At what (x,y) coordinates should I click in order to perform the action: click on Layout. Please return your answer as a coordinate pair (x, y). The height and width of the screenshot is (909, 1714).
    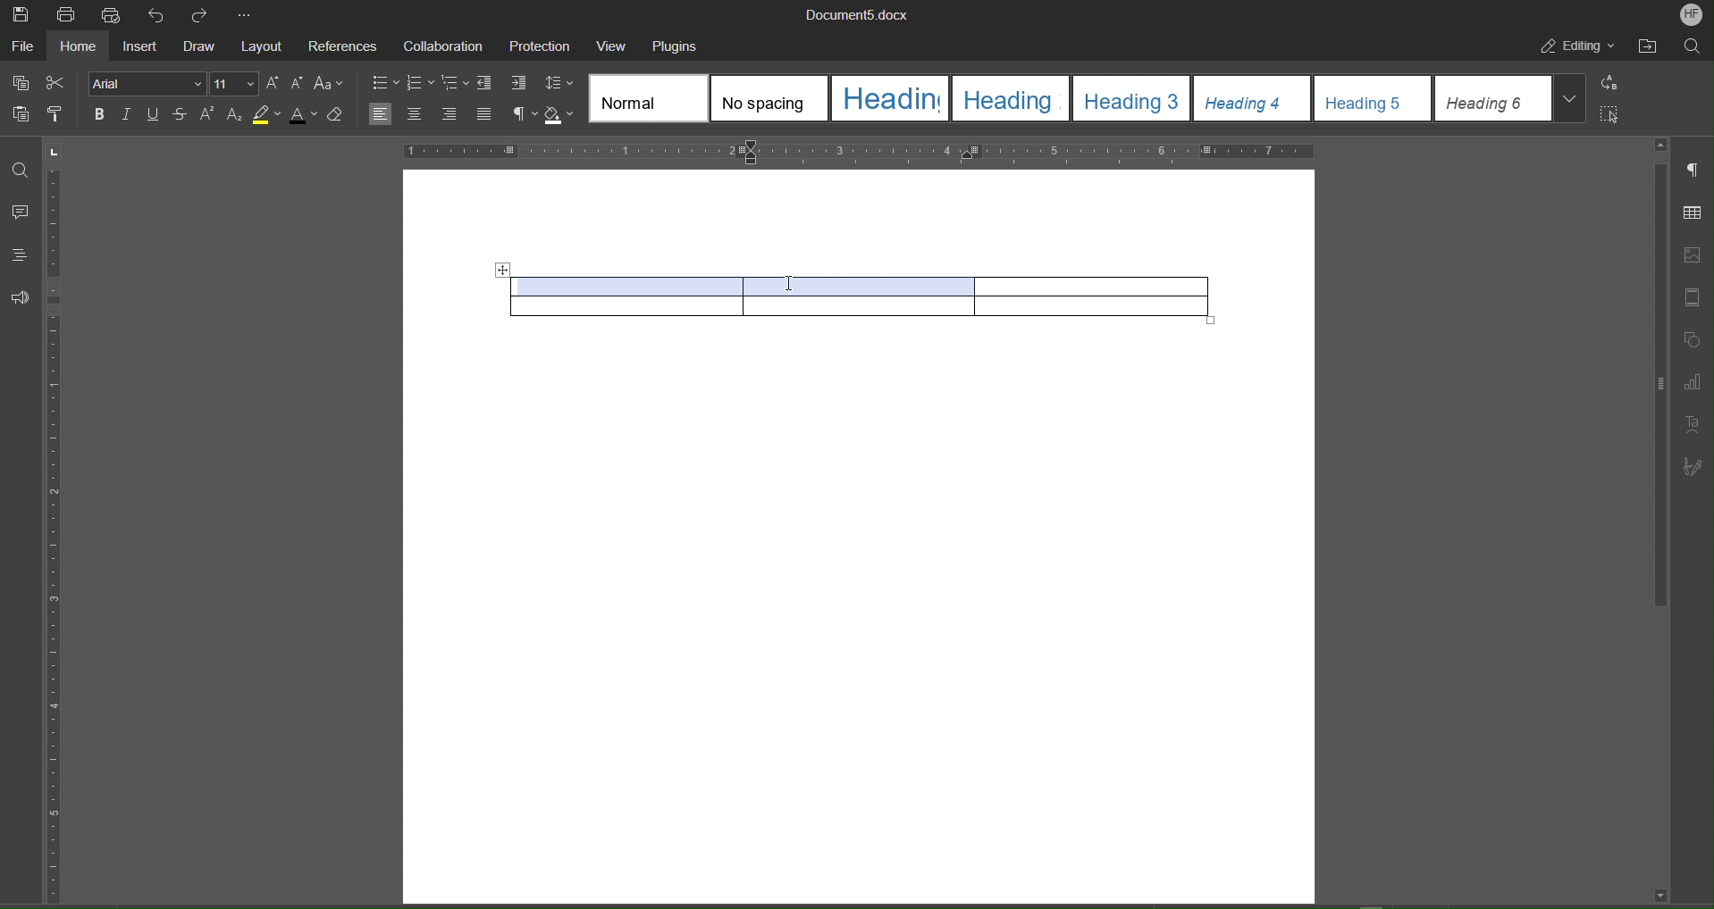
    Looking at the image, I should click on (265, 49).